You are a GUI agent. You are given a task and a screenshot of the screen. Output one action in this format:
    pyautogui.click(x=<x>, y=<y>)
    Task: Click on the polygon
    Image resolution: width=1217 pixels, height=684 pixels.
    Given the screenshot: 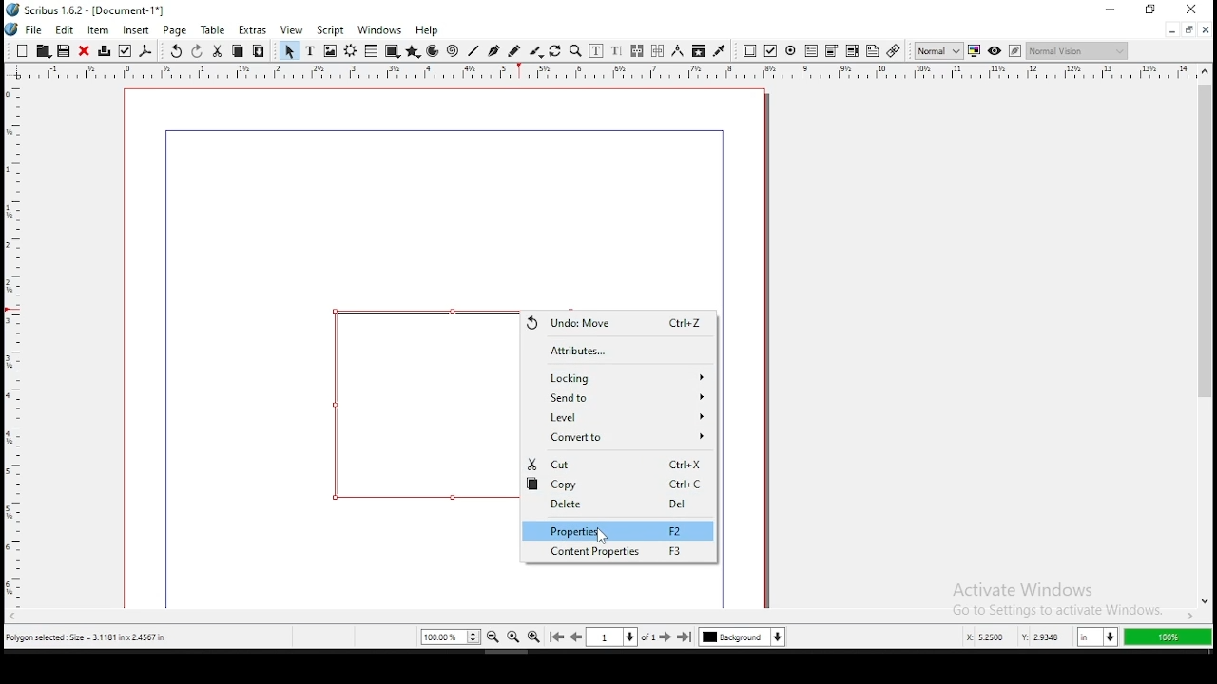 What is the action you would take?
    pyautogui.click(x=414, y=51)
    